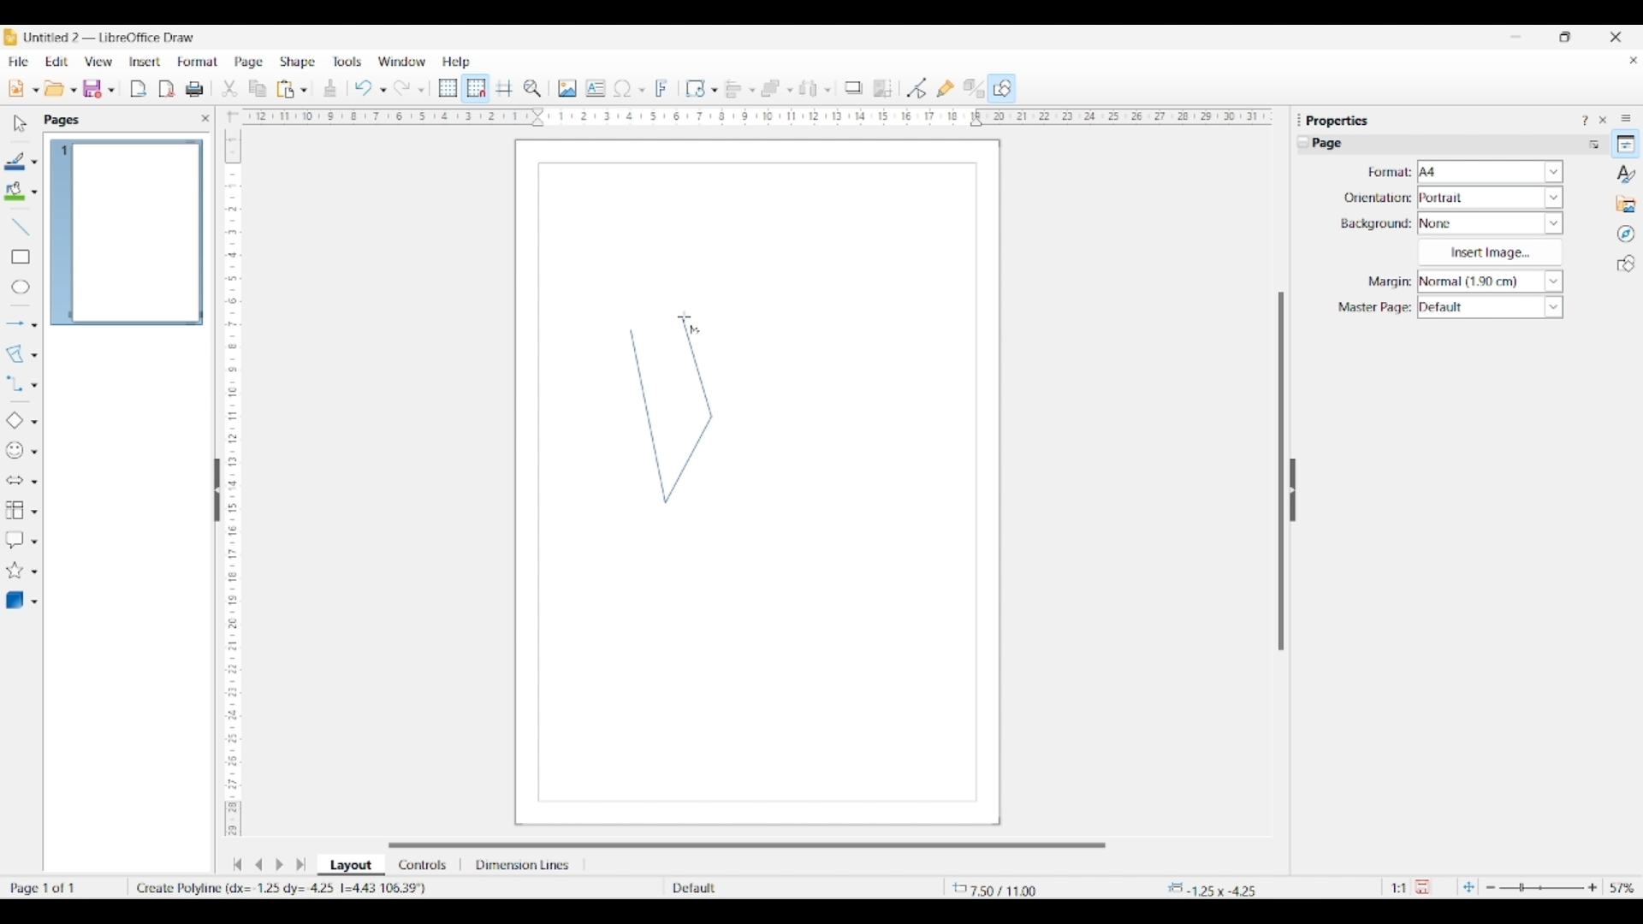 The height and width of the screenshot is (924, 1643). I want to click on Selected alignment, so click(733, 87).